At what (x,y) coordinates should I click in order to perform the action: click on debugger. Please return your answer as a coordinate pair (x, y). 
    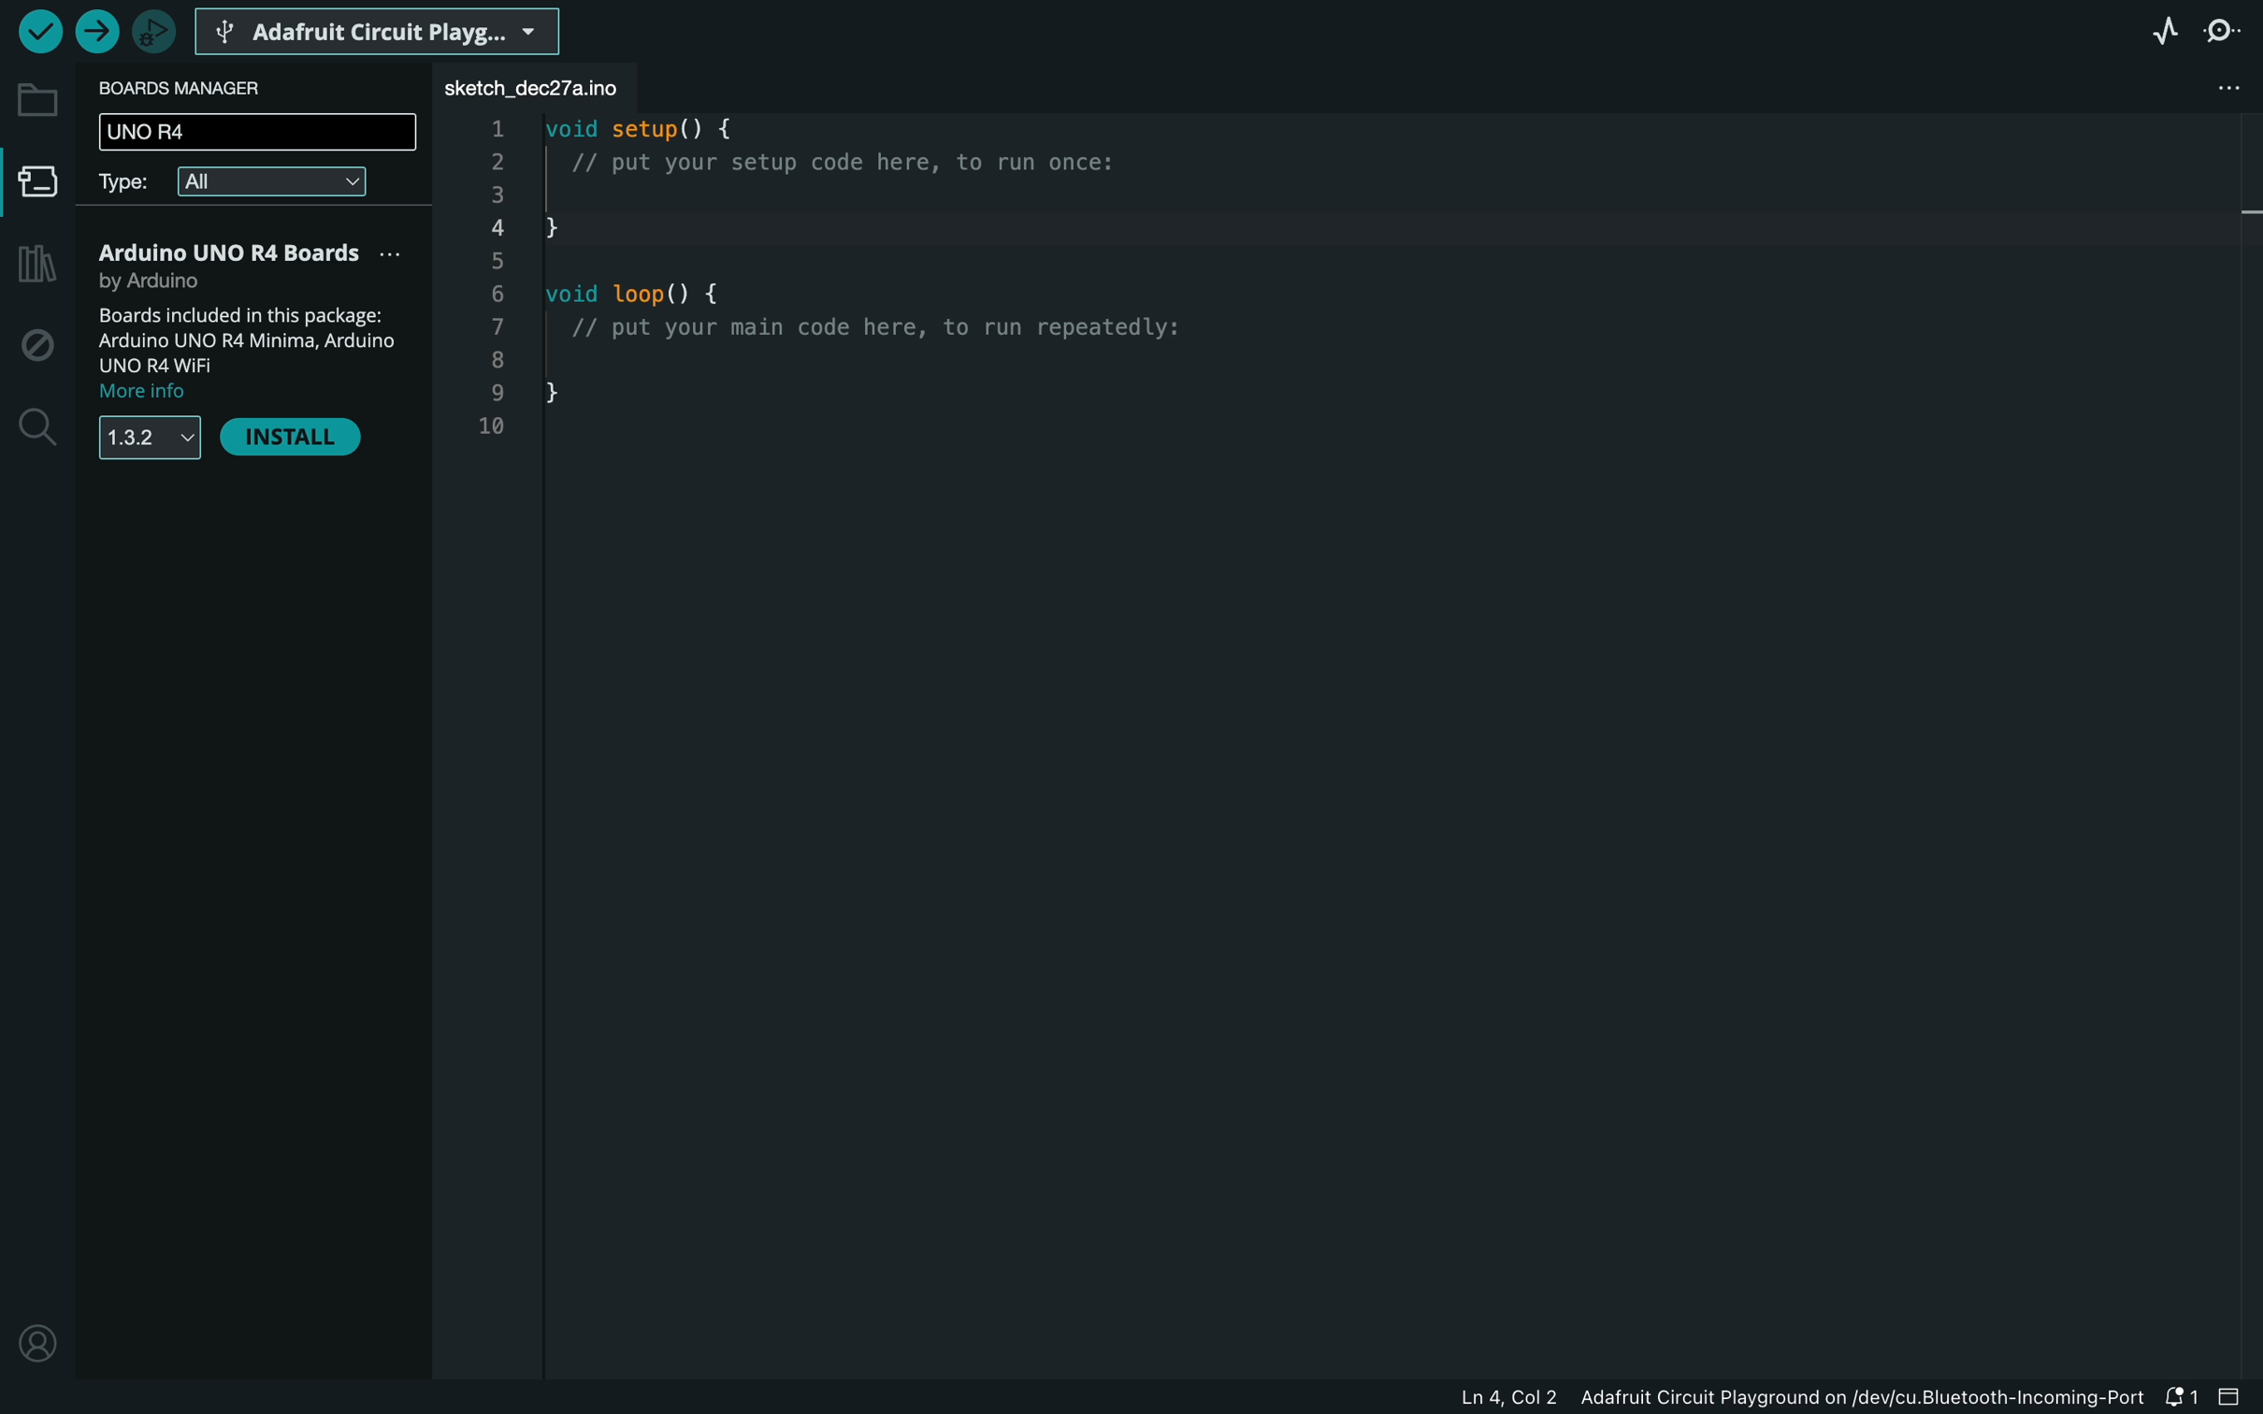
    Looking at the image, I should click on (156, 30).